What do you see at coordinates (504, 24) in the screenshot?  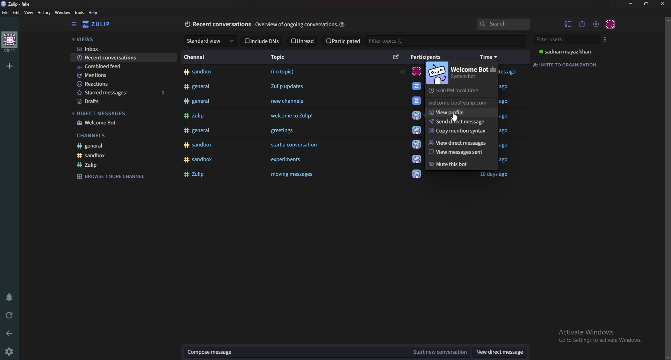 I see `search` at bounding box center [504, 24].